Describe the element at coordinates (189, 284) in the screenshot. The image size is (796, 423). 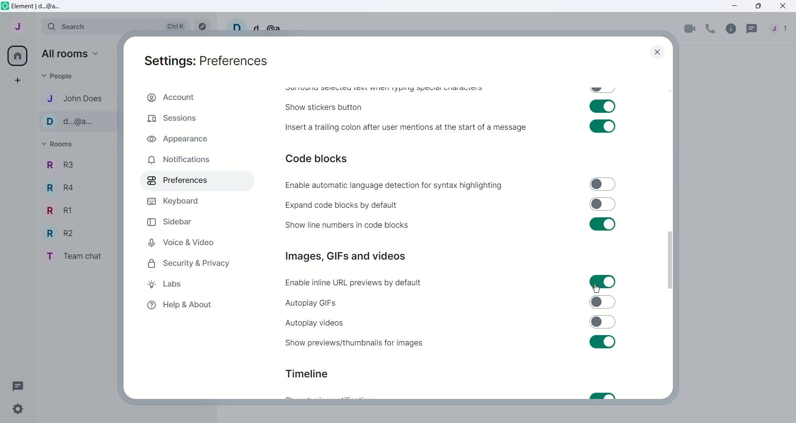
I see `Labs` at that location.